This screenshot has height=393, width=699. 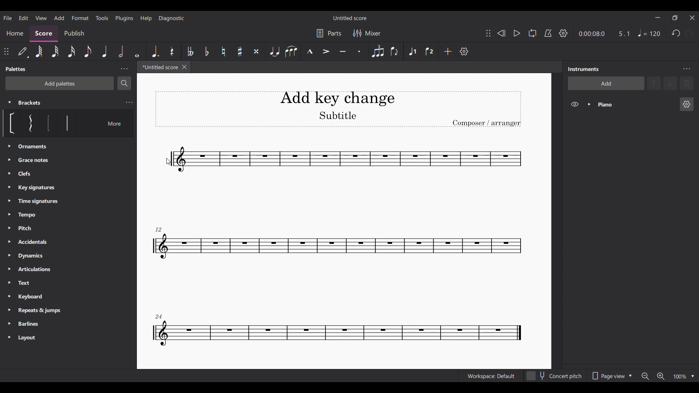 What do you see at coordinates (604, 33) in the screenshot?
I see `Duration and ratio of current score` at bounding box center [604, 33].